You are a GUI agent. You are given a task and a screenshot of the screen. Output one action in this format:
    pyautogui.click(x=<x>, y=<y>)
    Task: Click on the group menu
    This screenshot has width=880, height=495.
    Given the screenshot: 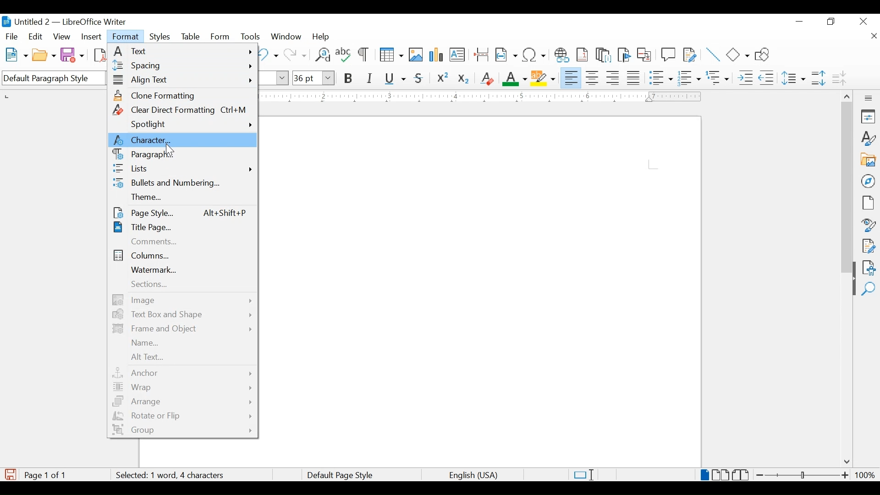 What is the action you would take?
    pyautogui.click(x=183, y=429)
    